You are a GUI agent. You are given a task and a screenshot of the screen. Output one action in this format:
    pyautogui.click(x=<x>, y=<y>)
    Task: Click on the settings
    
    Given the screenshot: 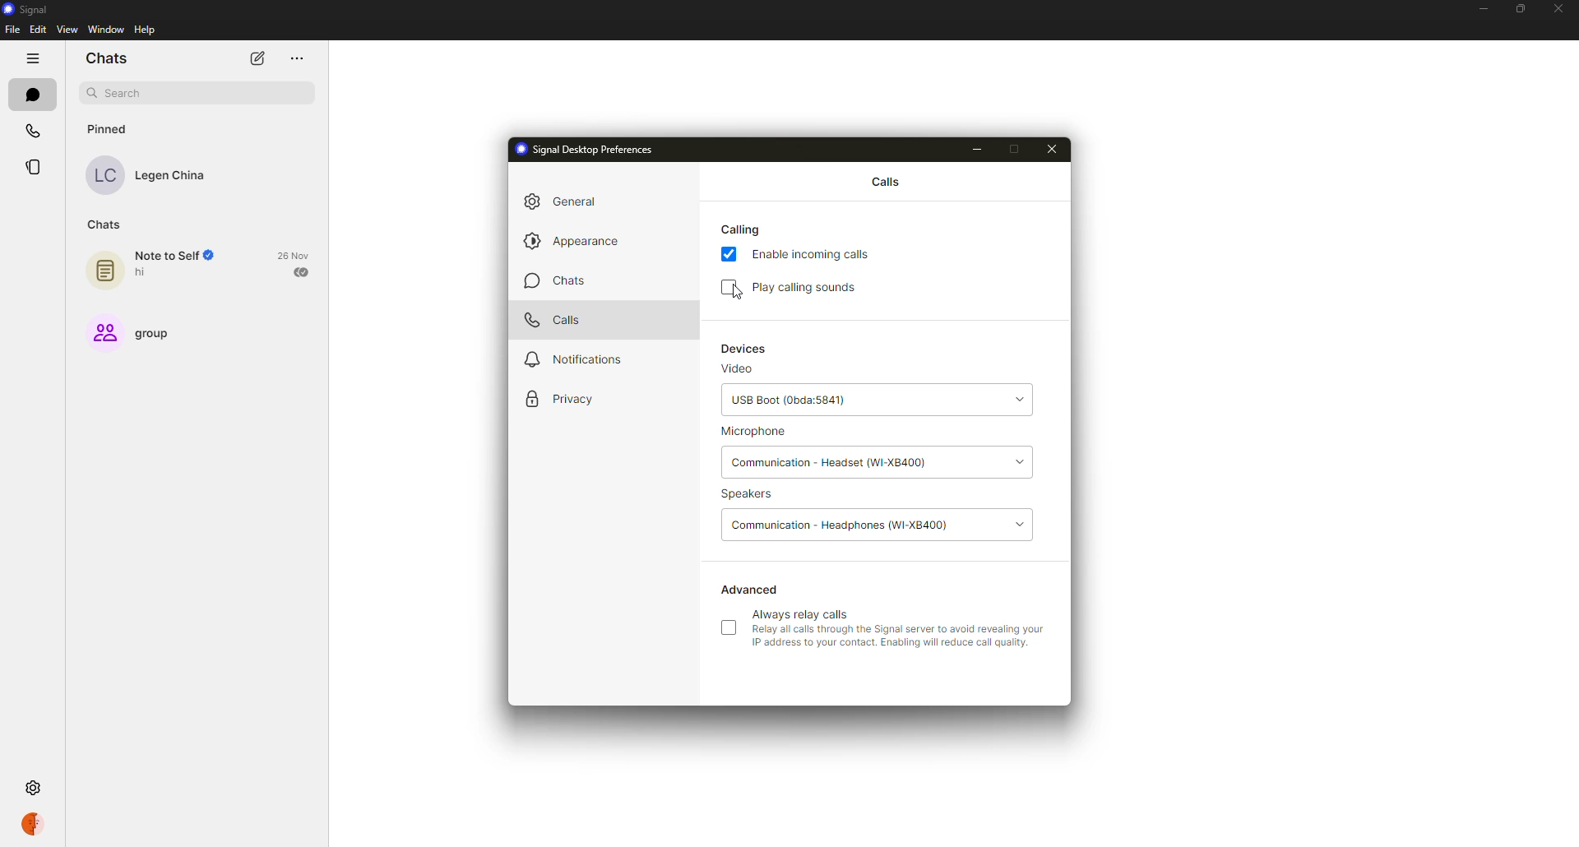 What is the action you would take?
    pyautogui.click(x=32, y=787)
    